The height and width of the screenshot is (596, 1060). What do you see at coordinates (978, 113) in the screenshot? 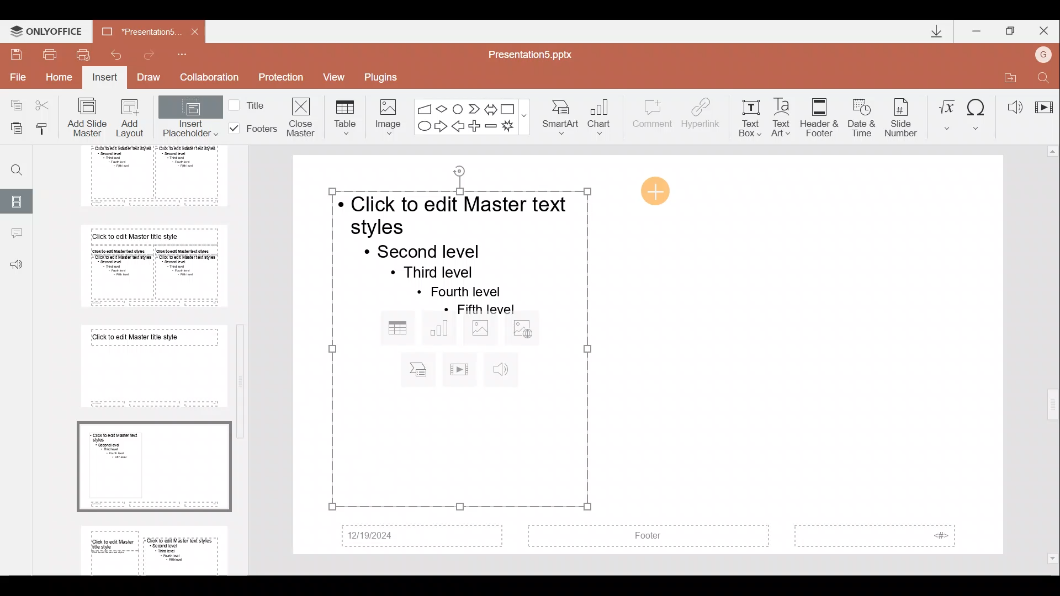
I see `Symbol` at bounding box center [978, 113].